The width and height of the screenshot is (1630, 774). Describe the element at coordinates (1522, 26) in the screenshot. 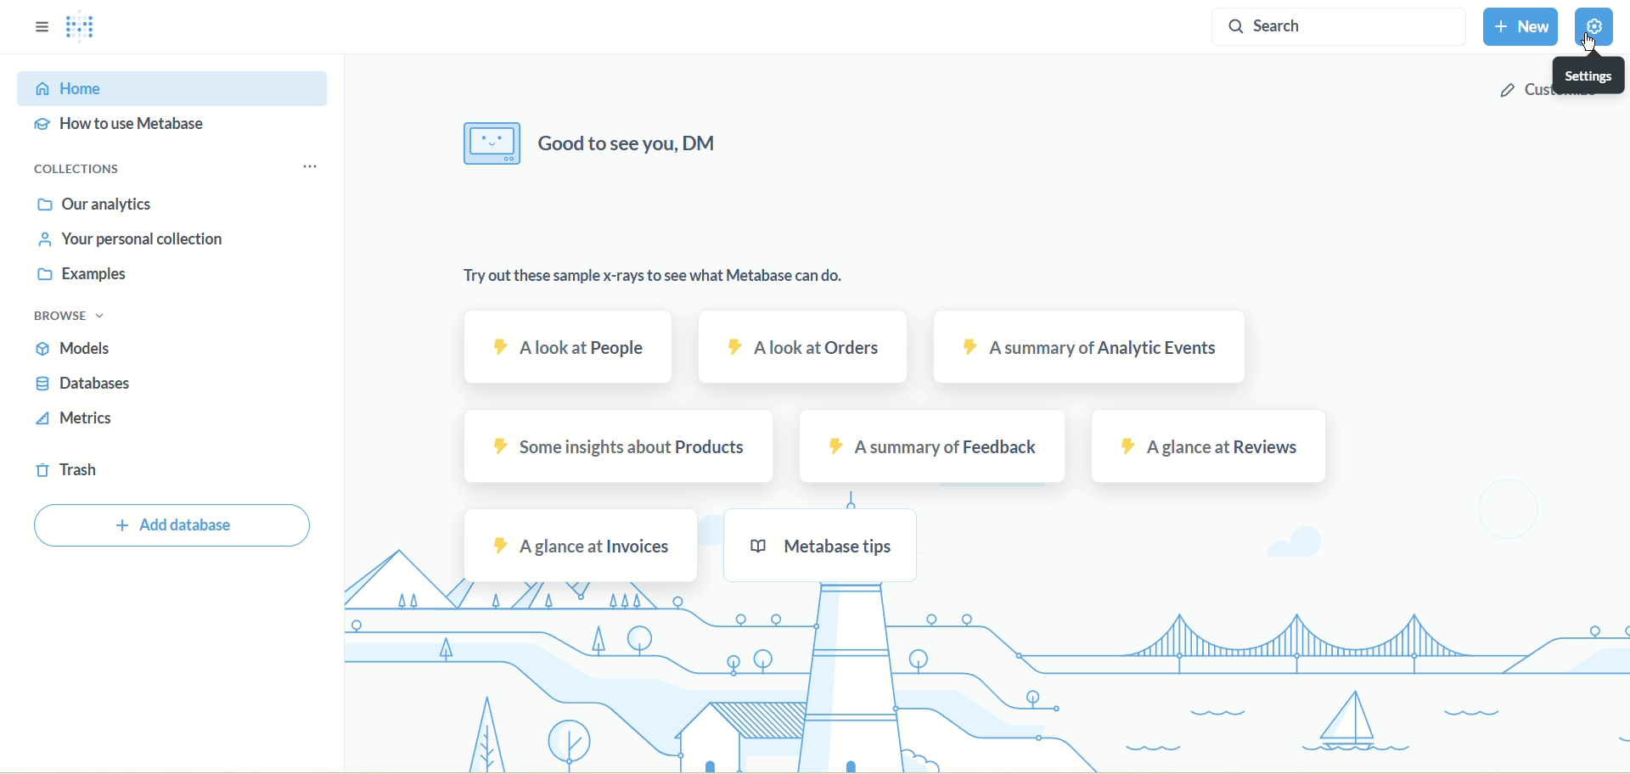

I see `new` at that location.